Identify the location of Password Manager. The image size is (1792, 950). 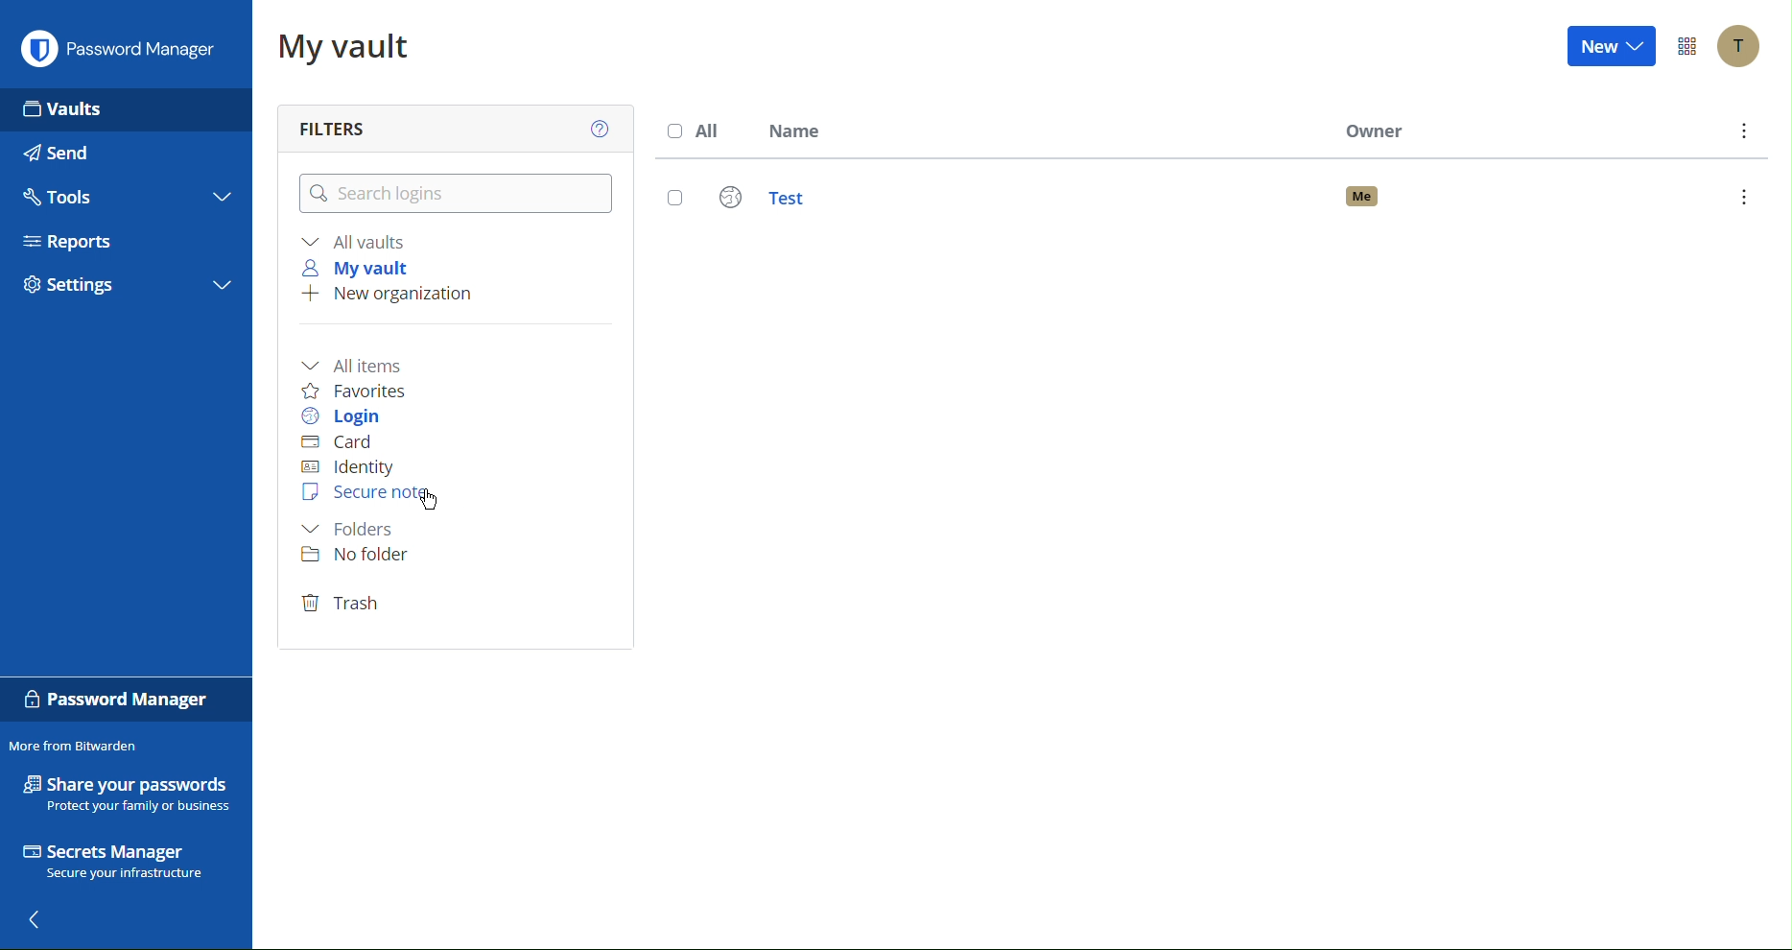
(120, 45).